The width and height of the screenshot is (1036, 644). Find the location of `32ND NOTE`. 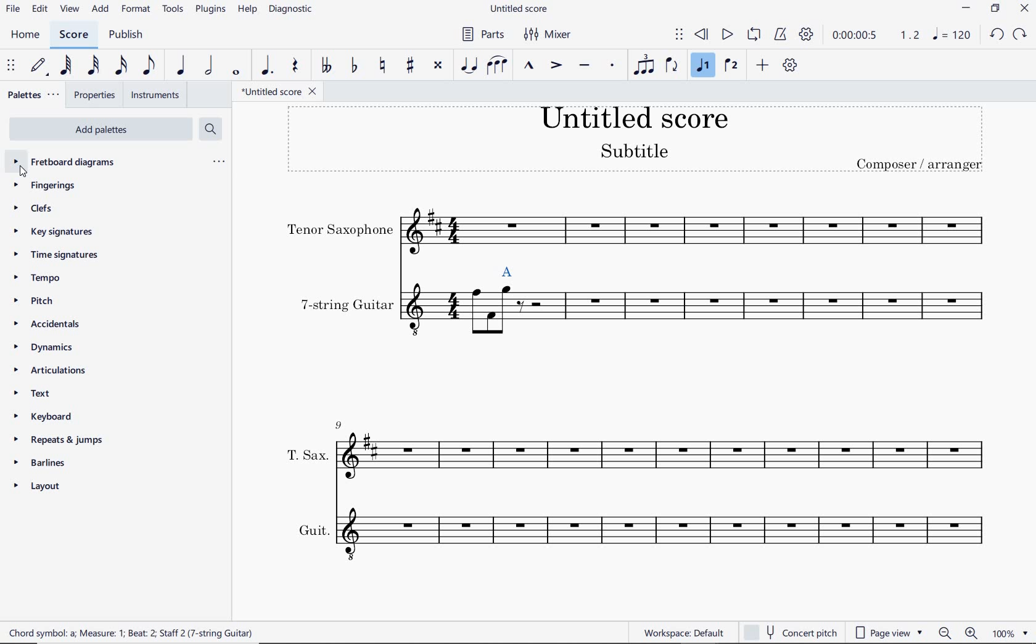

32ND NOTE is located at coordinates (93, 66).